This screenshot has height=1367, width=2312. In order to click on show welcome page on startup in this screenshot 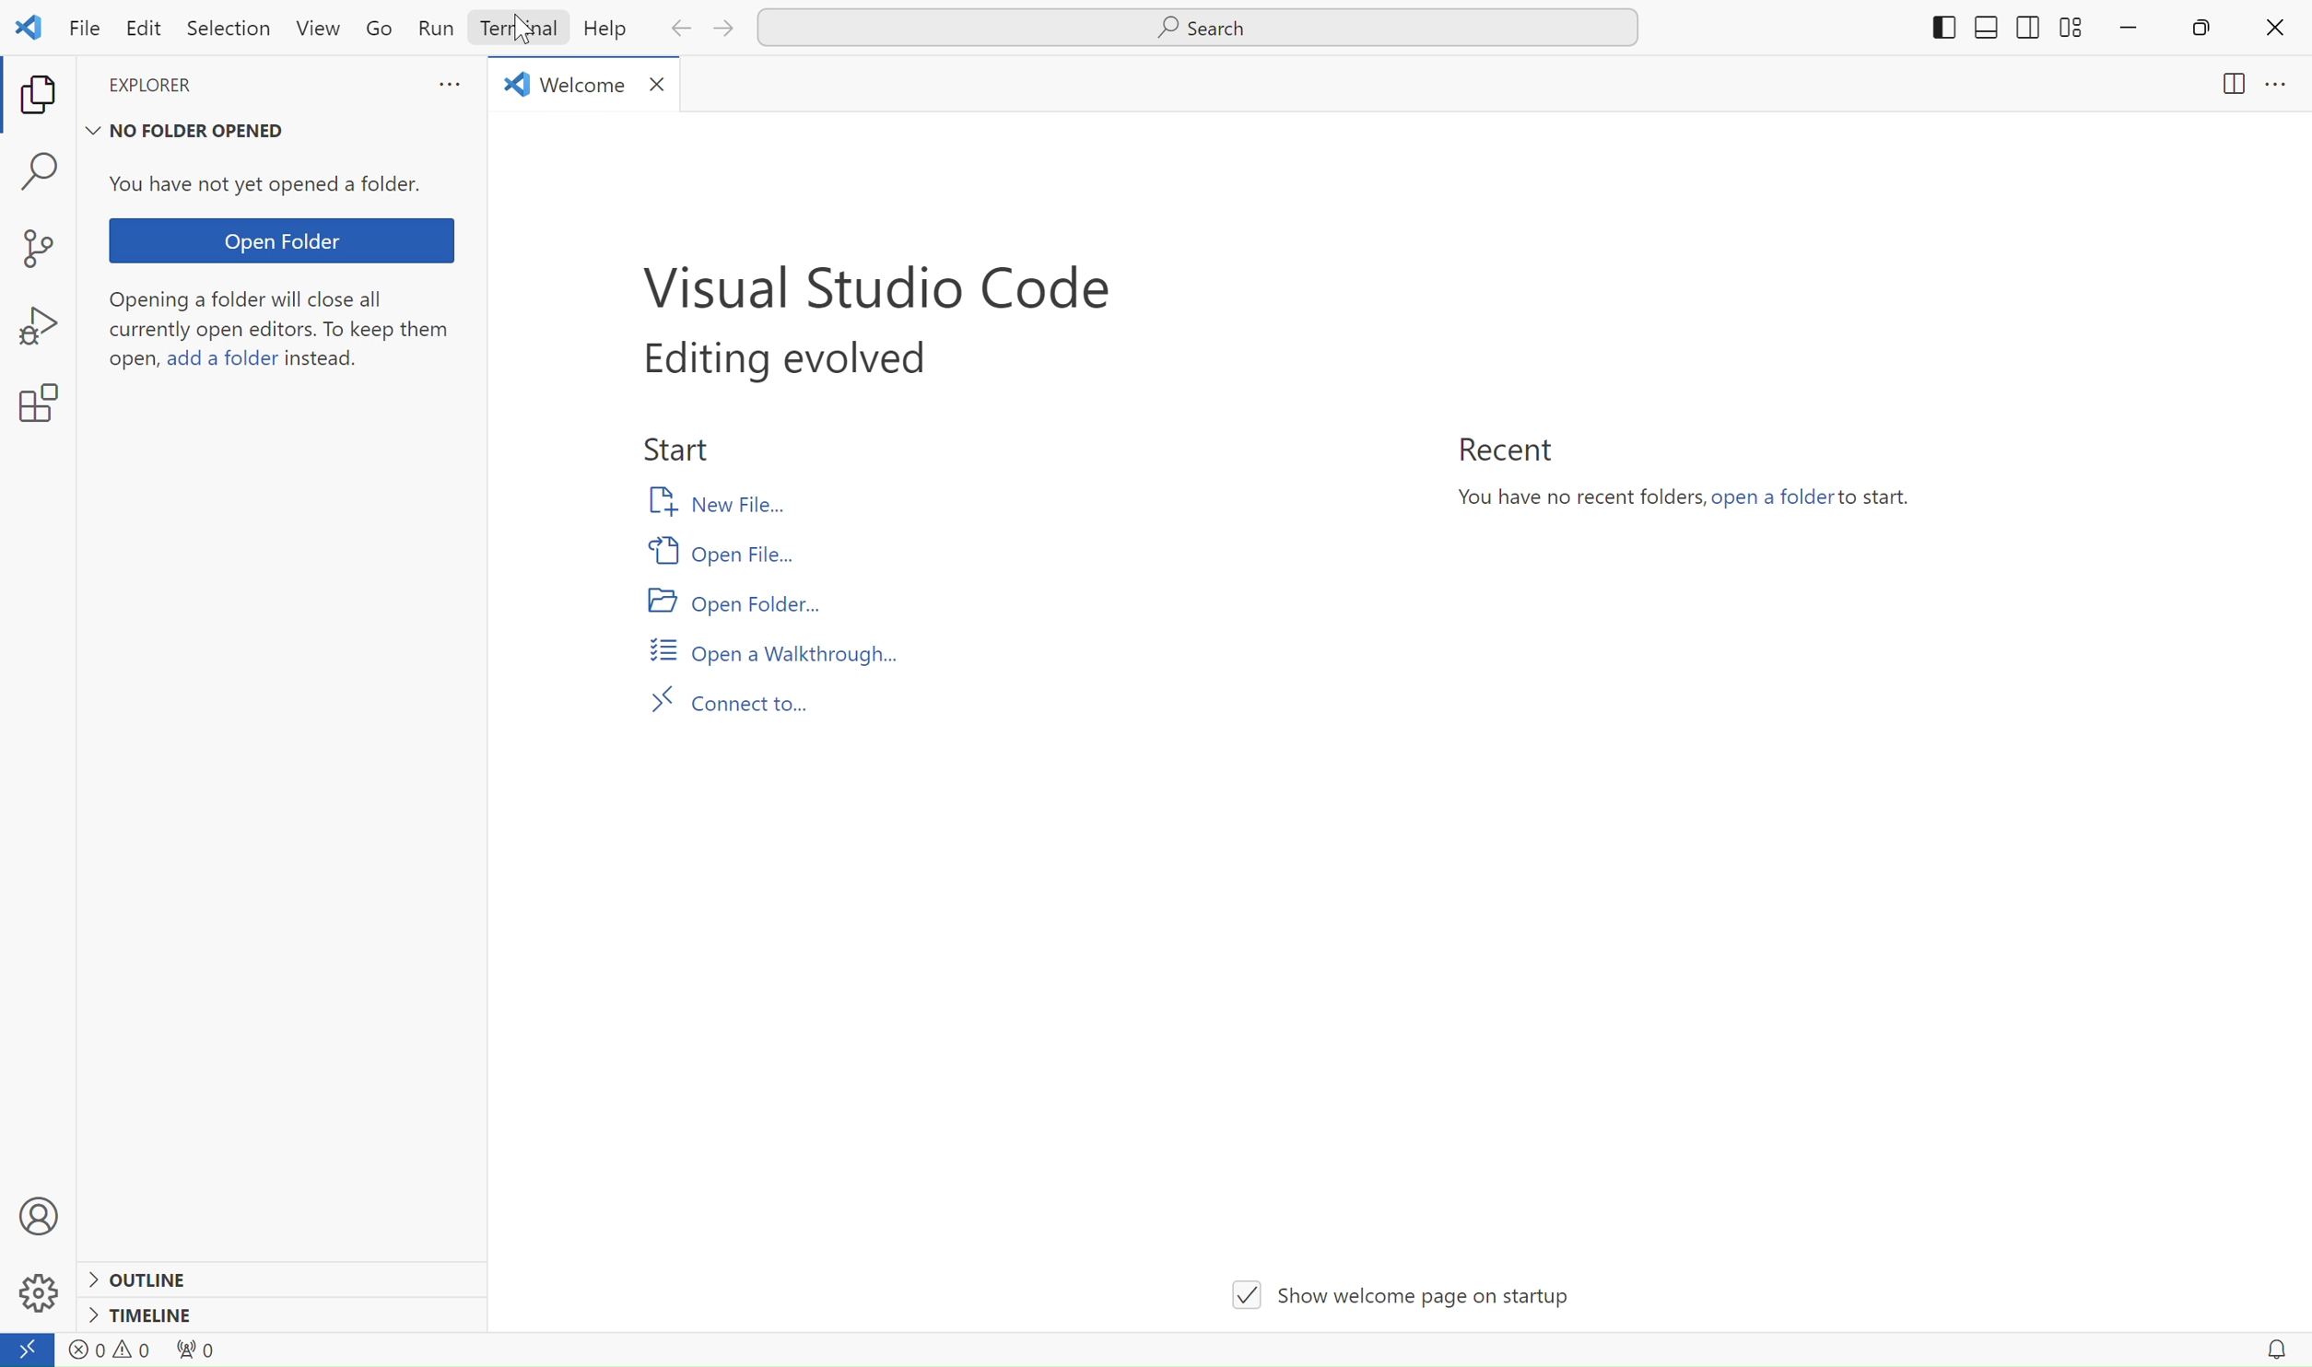, I will do `click(1398, 1279)`.